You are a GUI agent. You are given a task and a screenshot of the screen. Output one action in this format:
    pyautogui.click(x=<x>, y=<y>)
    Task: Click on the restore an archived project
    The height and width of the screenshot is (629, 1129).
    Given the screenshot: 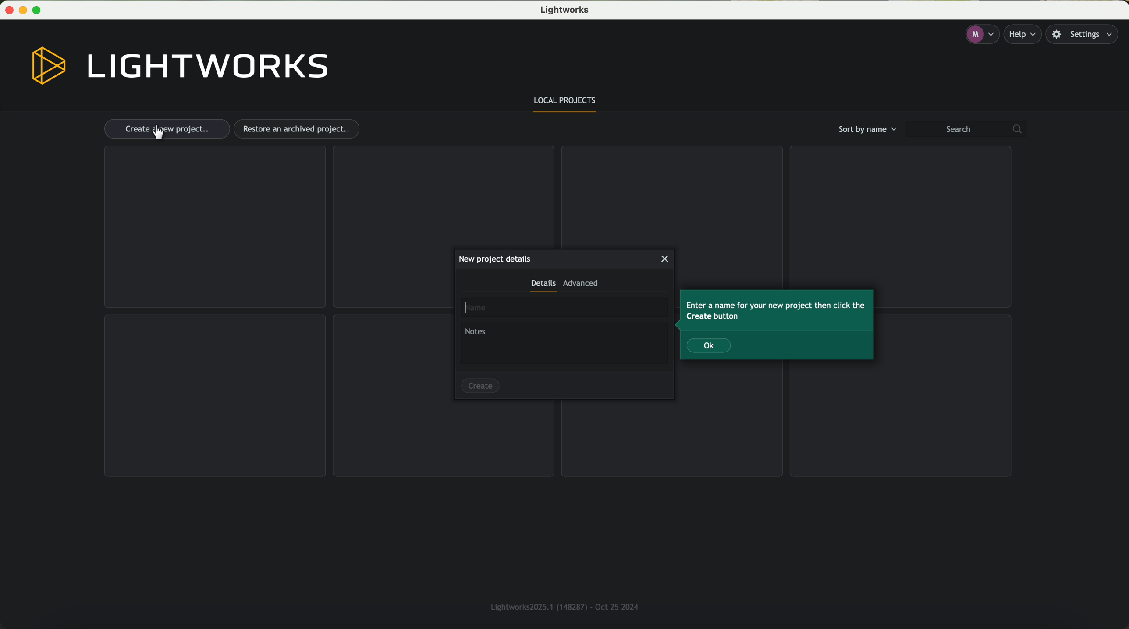 What is the action you would take?
    pyautogui.click(x=299, y=129)
    